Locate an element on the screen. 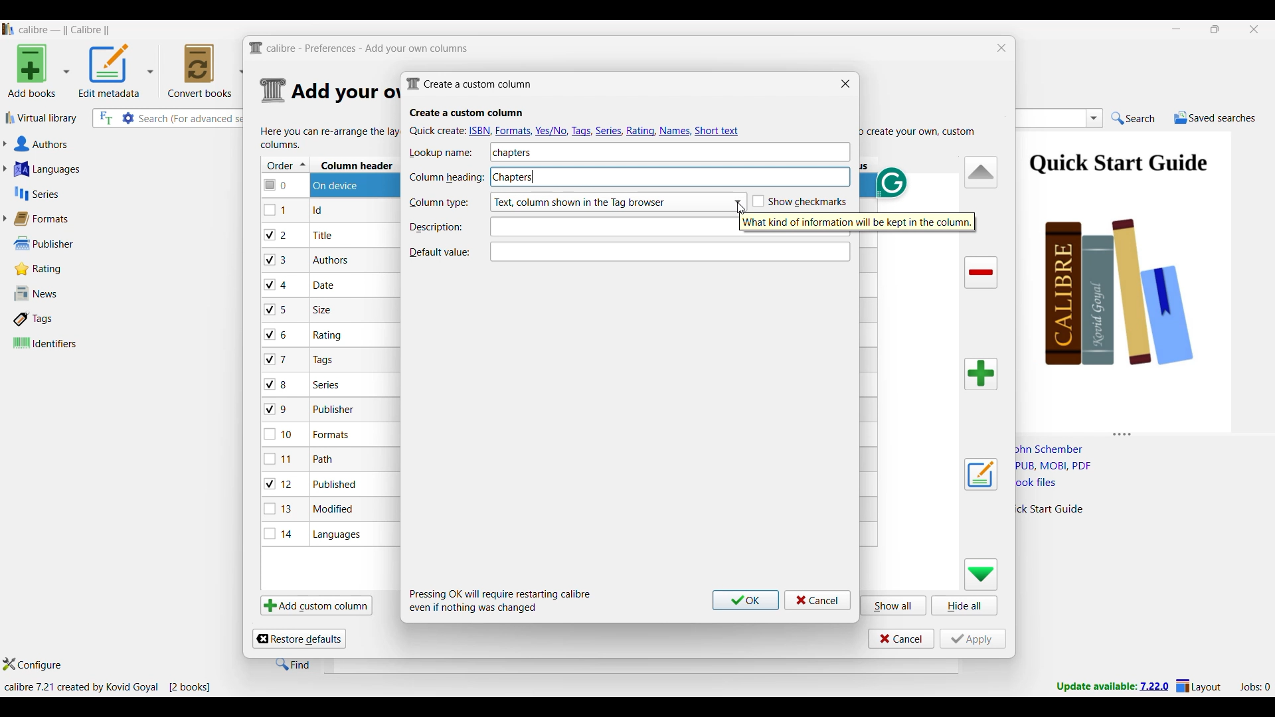 This screenshot has width=1275, height=717. Delete column is located at coordinates (981, 273).